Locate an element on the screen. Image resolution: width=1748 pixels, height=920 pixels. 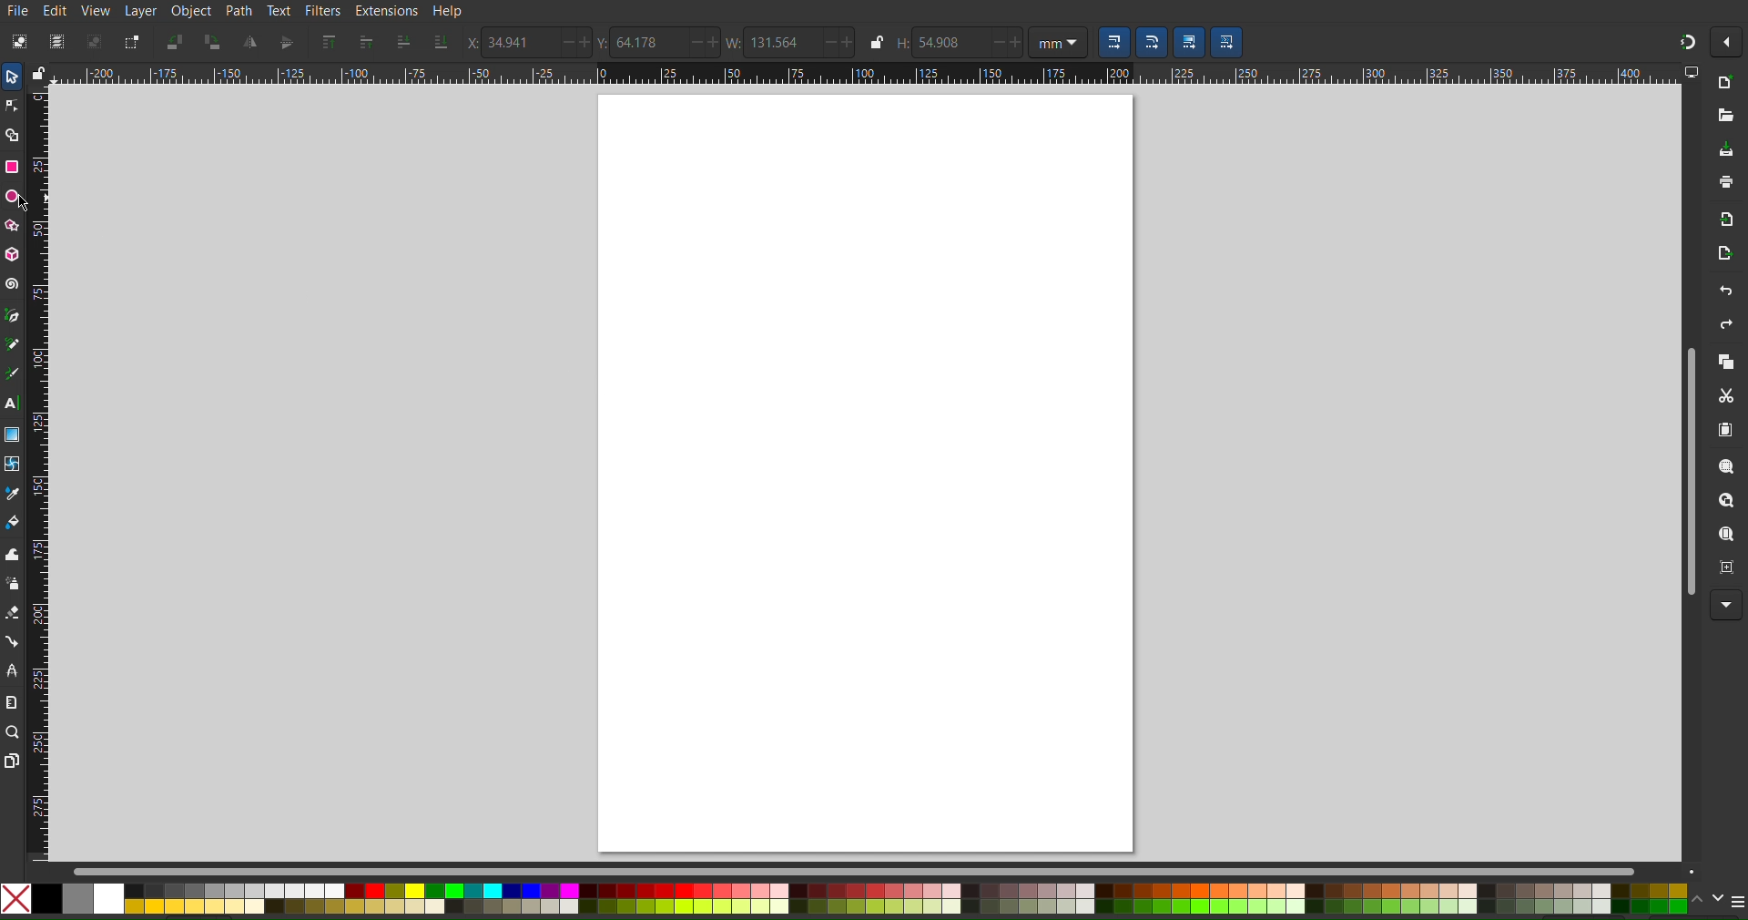
Paste is located at coordinates (1727, 430).